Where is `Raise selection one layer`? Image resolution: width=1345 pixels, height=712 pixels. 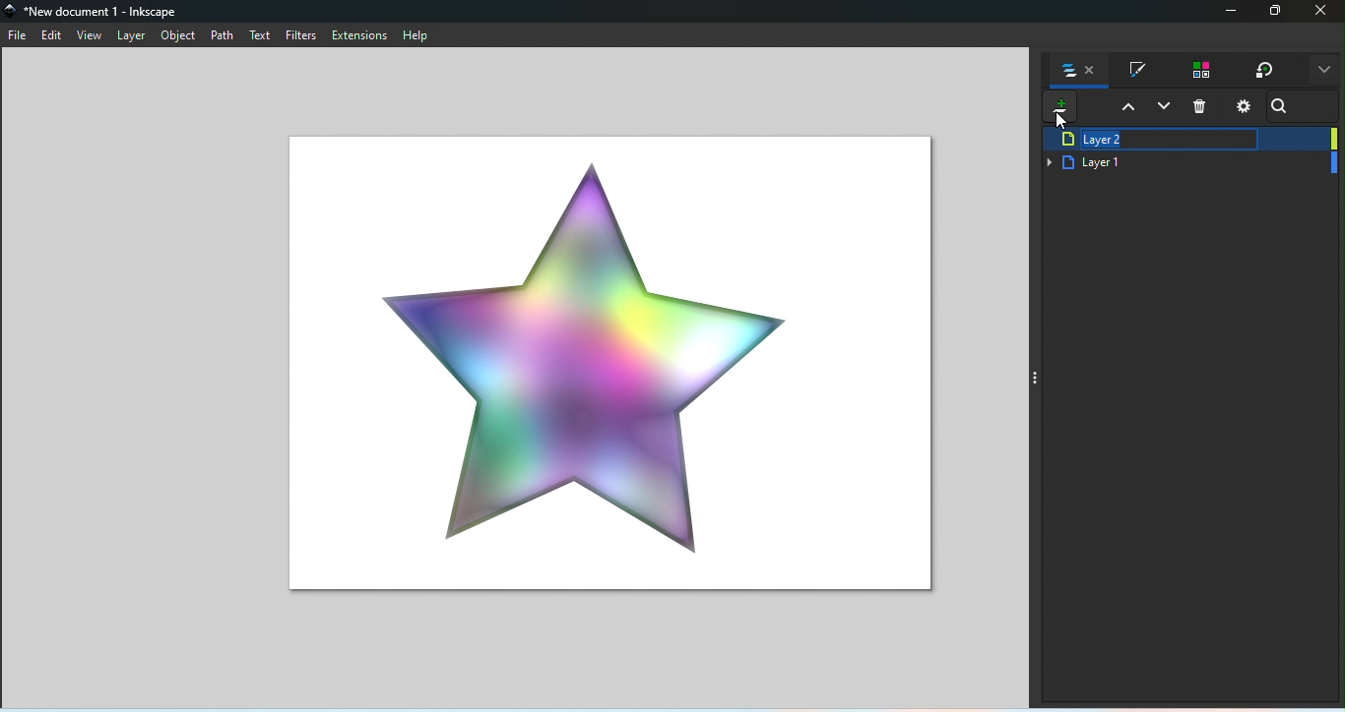
Raise selection one layer is located at coordinates (1126, 109).